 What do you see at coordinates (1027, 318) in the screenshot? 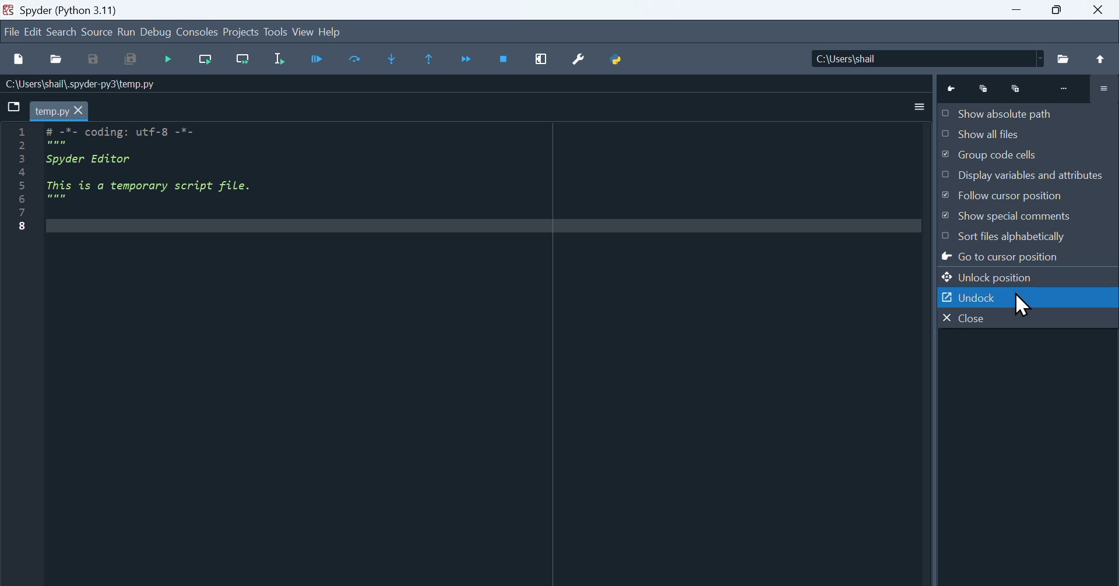
I see `Close` at bounding box center [1027, 318].